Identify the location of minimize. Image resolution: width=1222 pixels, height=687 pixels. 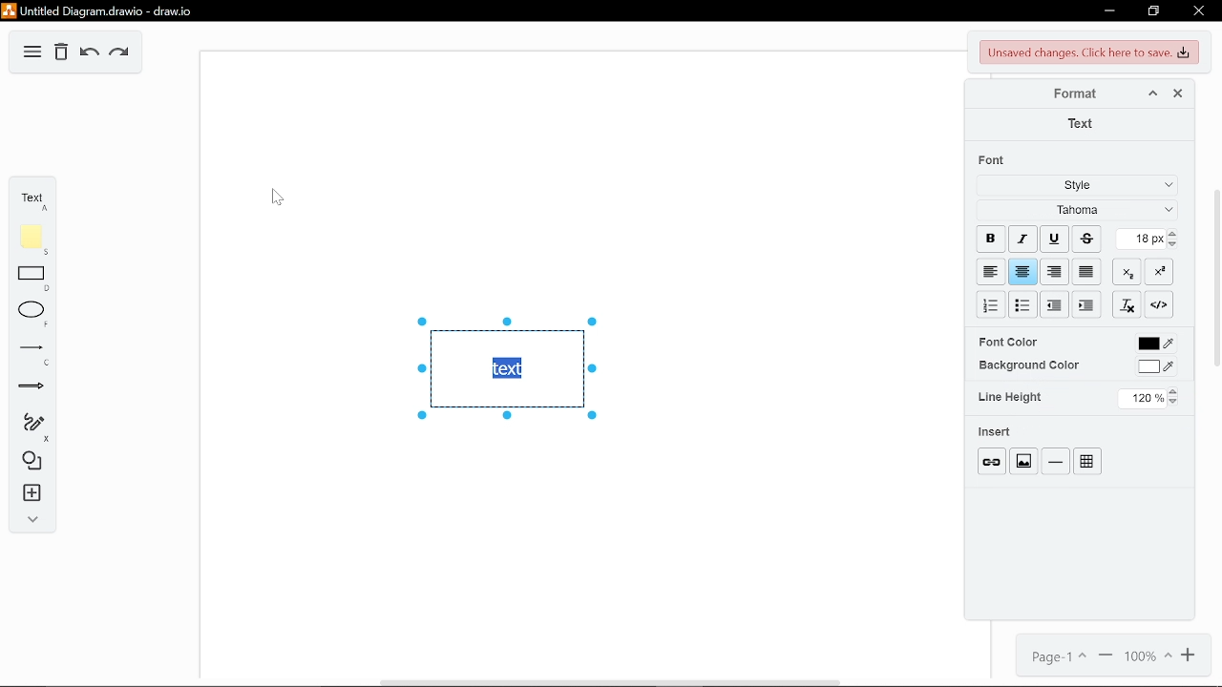
(1106, 11).